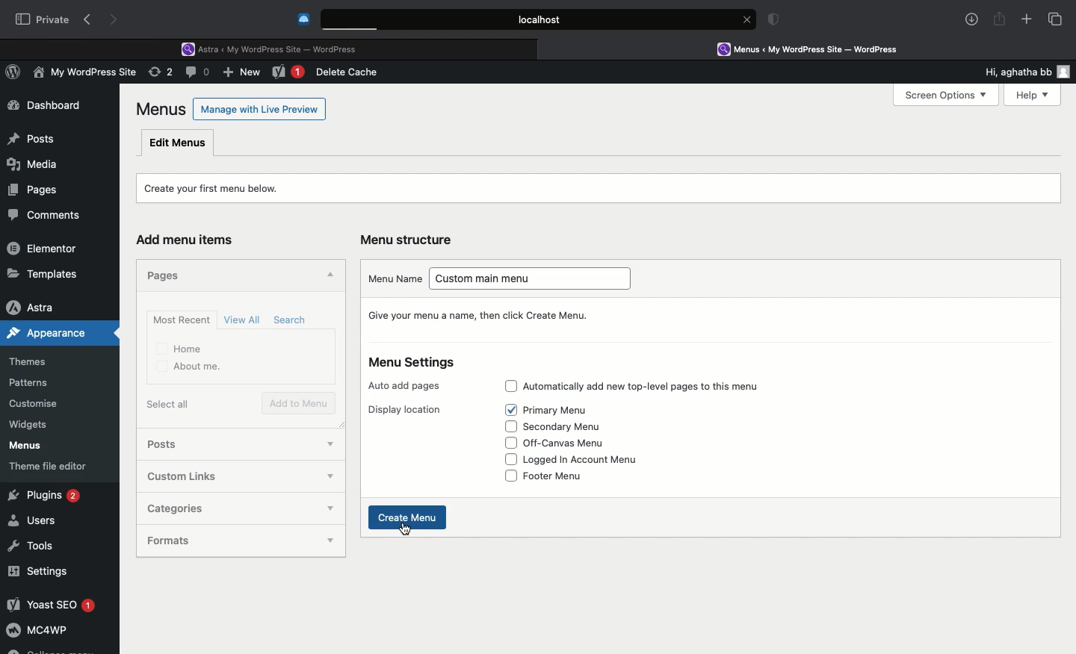 This screenshot has height=654, width=1076. Describe the element at coordinates (223, 508) in the screenshot. I see `Categories` at that location.